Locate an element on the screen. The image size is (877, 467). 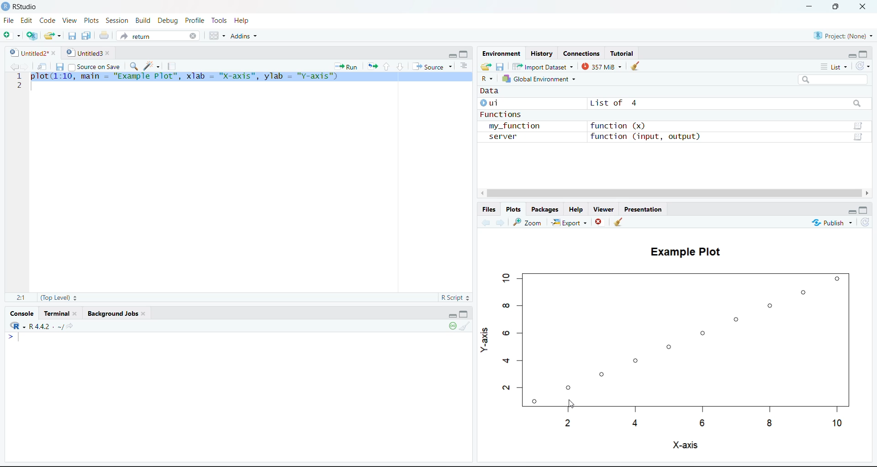
R.4.4.2. ~/ is located at coordinates (43, 326).